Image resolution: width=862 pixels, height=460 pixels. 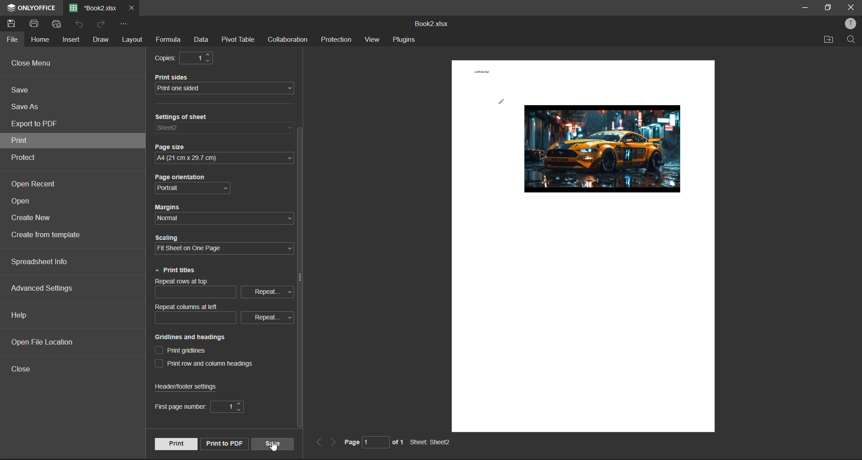 I want to click on print side, so click(x=226, y=84).